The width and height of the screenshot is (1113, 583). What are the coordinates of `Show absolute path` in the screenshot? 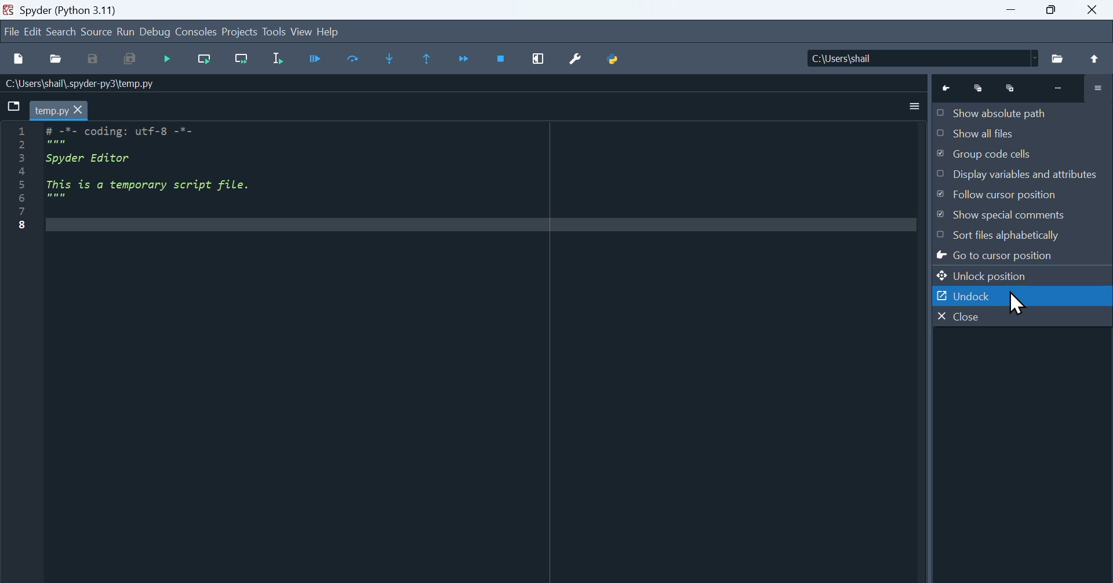 It's located at (1023, 113).